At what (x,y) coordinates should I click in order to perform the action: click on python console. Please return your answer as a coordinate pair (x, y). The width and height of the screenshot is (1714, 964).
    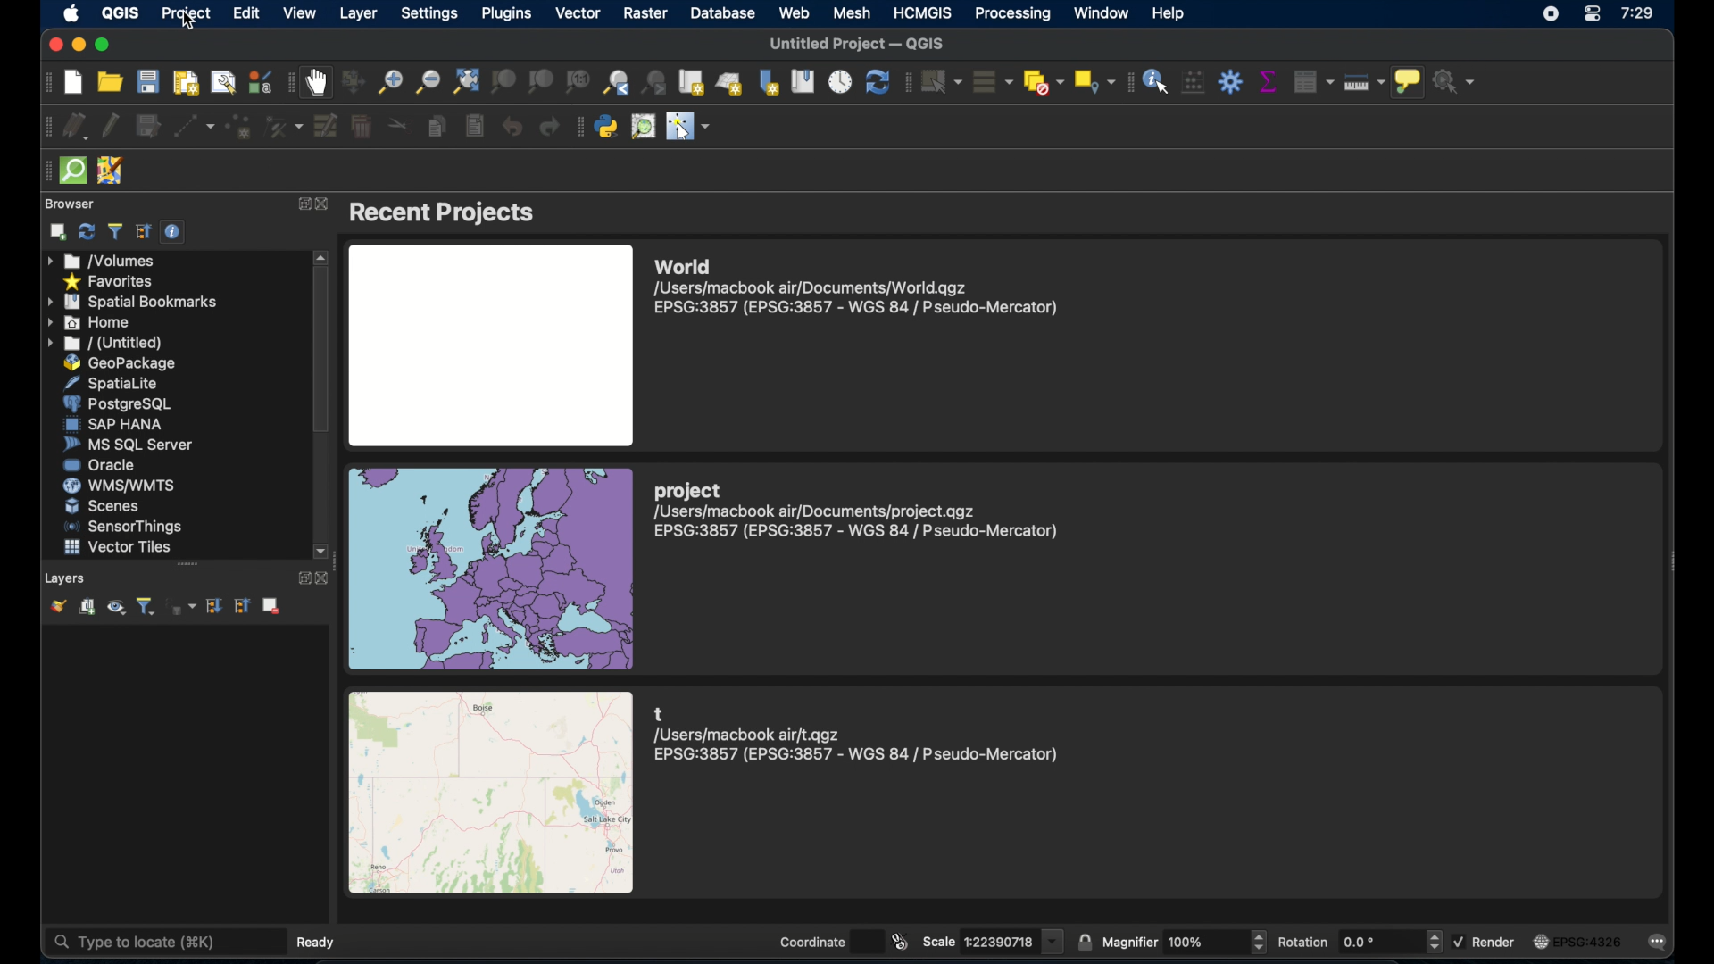
    Looking at the image, I should click on (607, 127).